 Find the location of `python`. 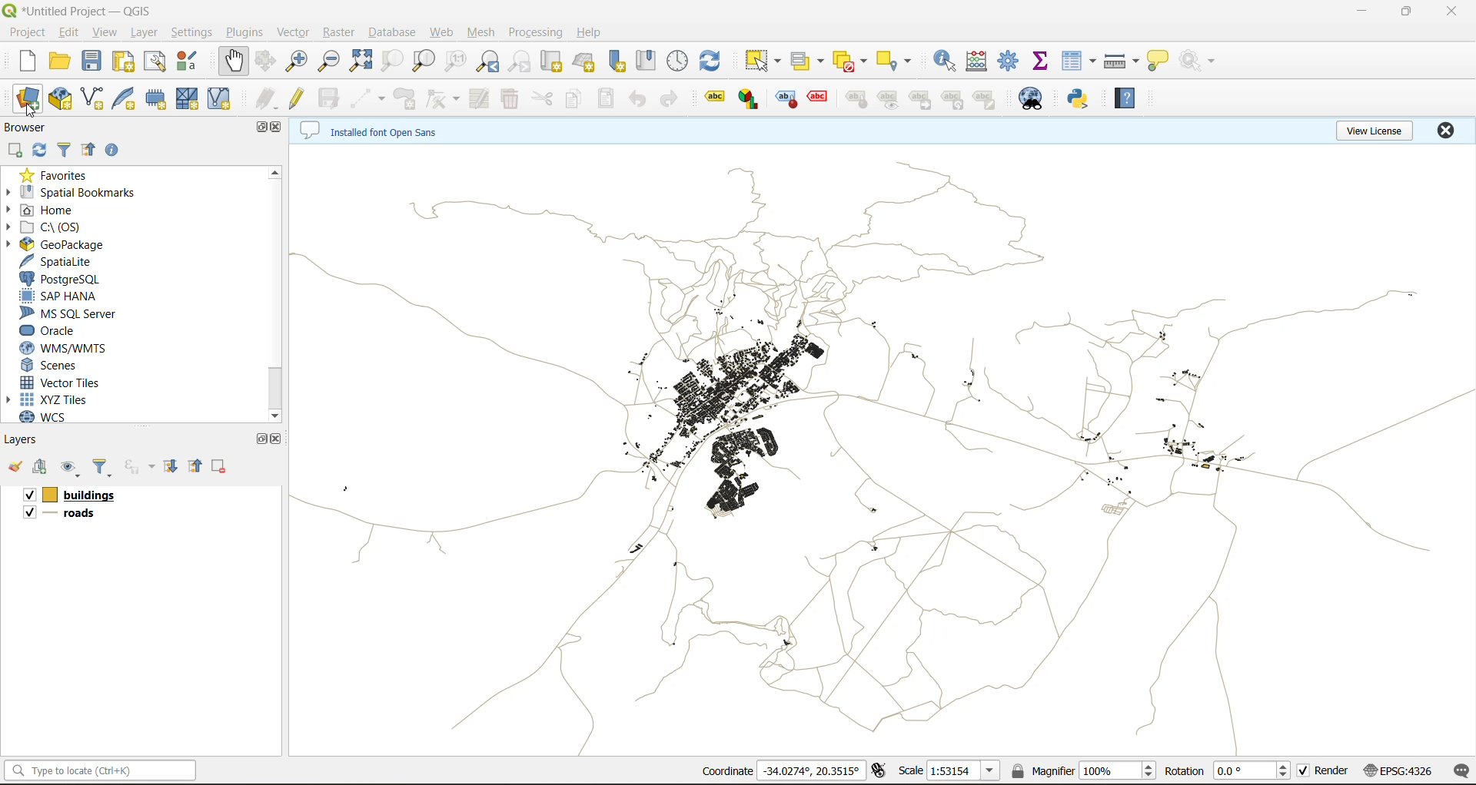

python is located at coordinates (1079, 98).